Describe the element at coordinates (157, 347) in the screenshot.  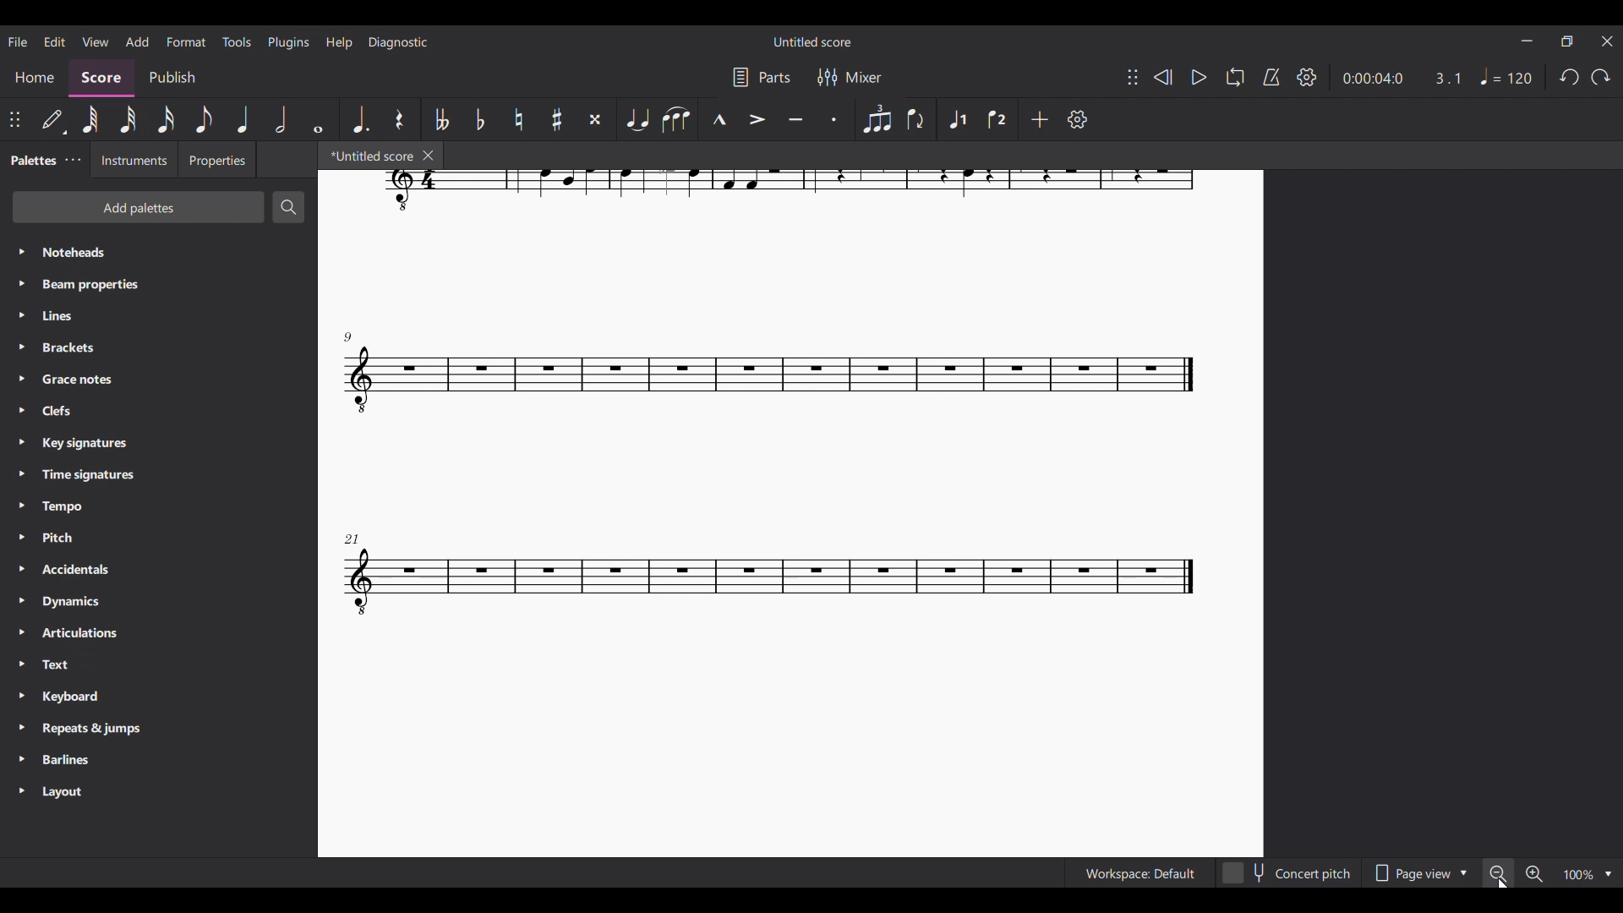
I see `Brackets` at that location.